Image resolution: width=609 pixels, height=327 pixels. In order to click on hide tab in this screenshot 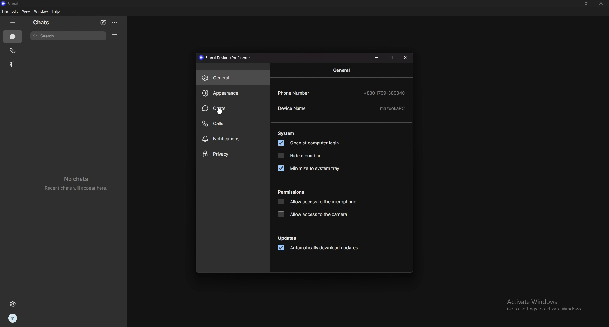, I will do `click(13, 23)`.